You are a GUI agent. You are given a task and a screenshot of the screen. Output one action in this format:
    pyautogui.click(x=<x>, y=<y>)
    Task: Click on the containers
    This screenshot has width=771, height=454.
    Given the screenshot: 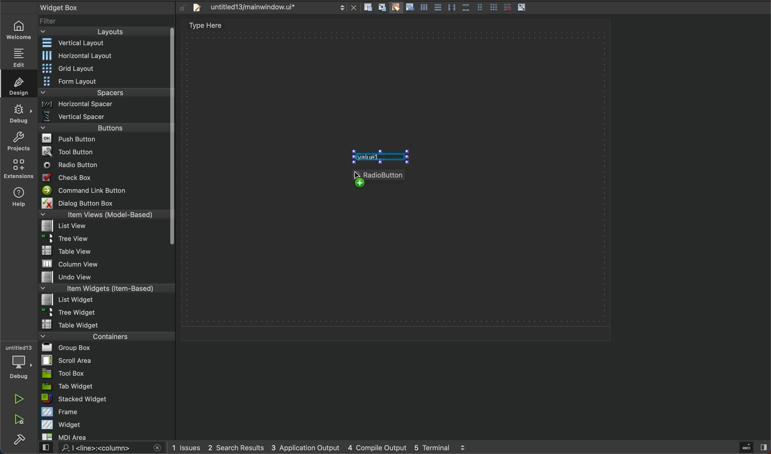 What is the action you would take?
    pyautogui.click(x=104, y=336)
    